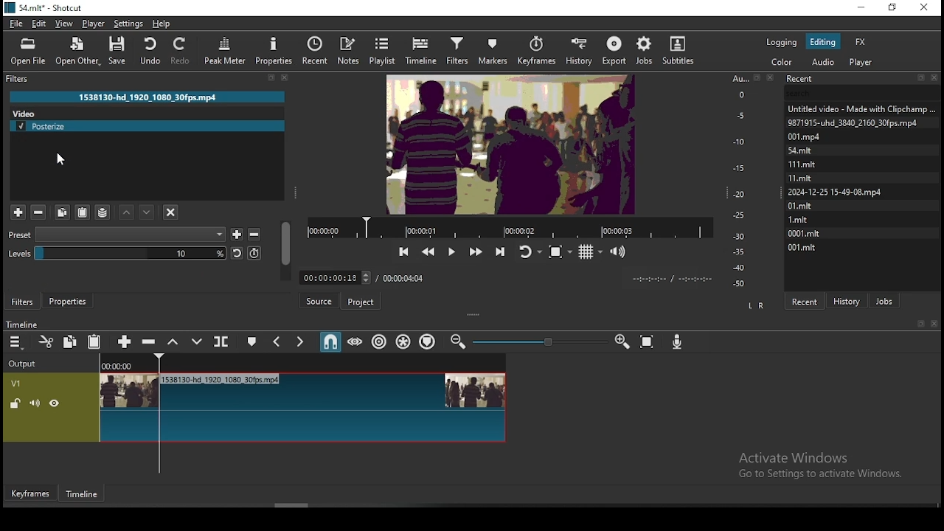  I want to click on record audio, so click(678, 339).